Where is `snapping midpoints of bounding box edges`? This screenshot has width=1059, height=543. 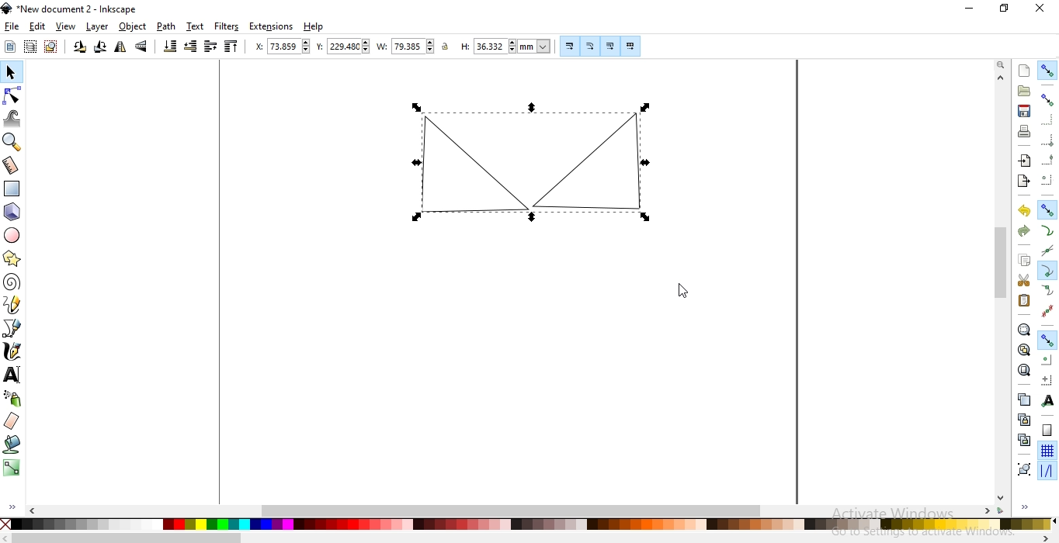 snapping midpoints of bounding box edges is located at coordinates (1047, 158).